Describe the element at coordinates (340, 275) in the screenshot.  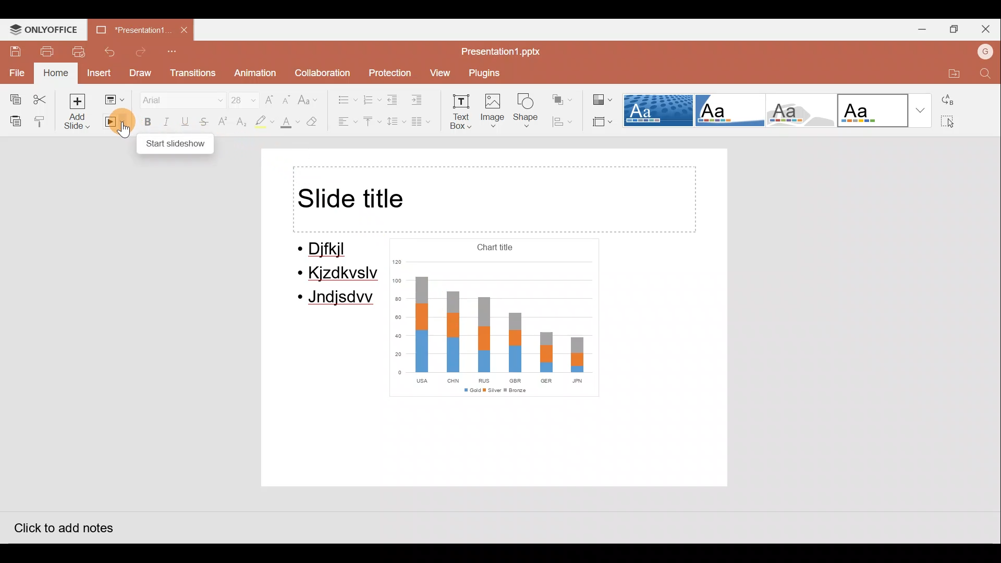
I see `Kjzdkvslv` at that location.